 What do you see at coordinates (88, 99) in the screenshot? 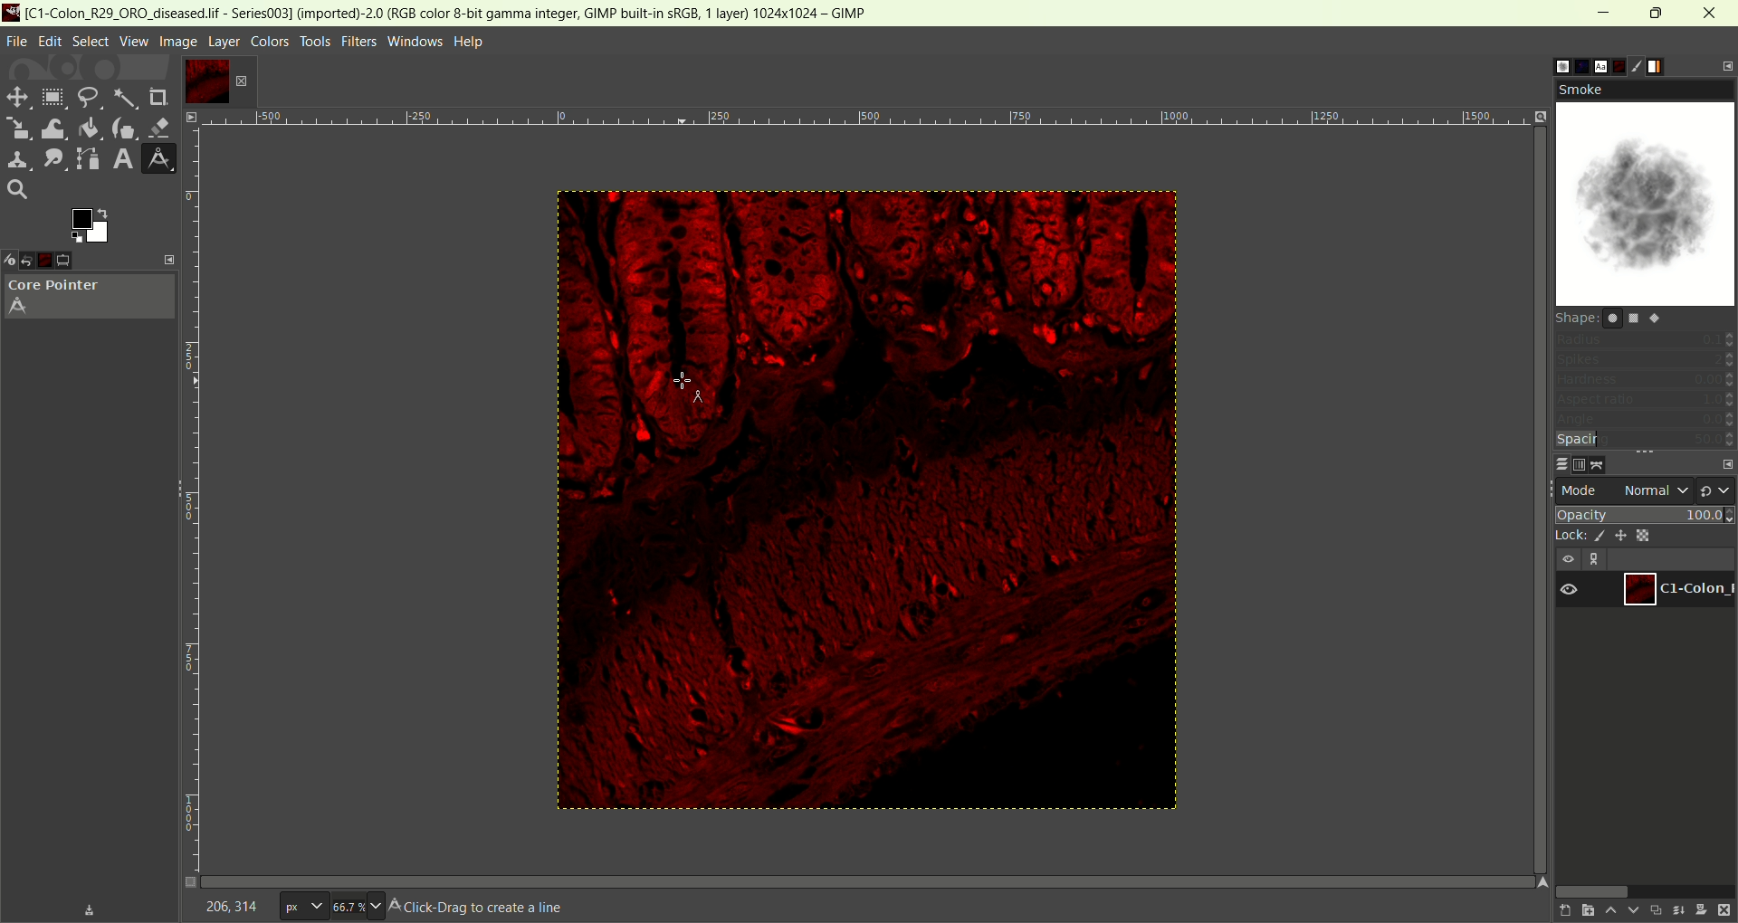
I see `free select tool` at bounding box center [88, 99].